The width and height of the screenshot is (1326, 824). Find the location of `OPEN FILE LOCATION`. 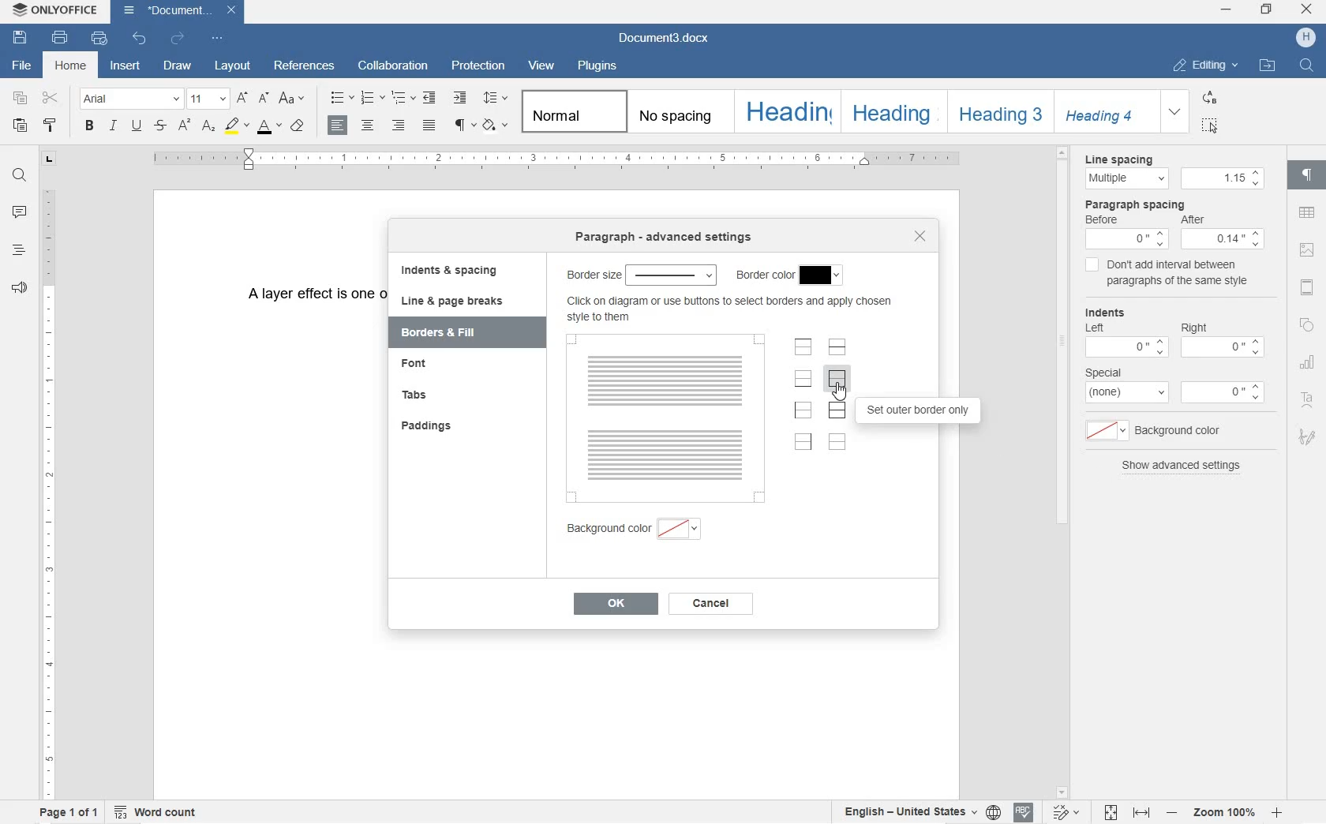

OPEN FILE LOCATION is located at coordinates (1268, 66).